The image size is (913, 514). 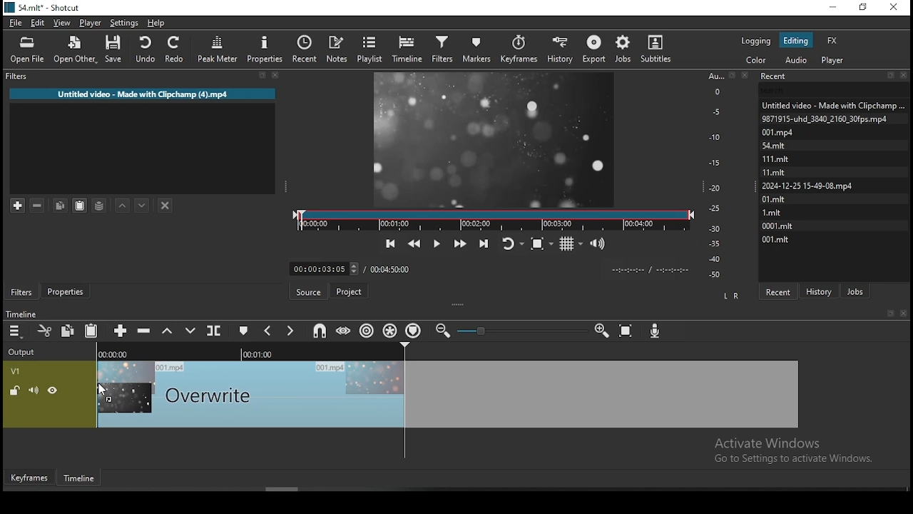 I want to click on zoom timeline in, so click(x=444, y=331).